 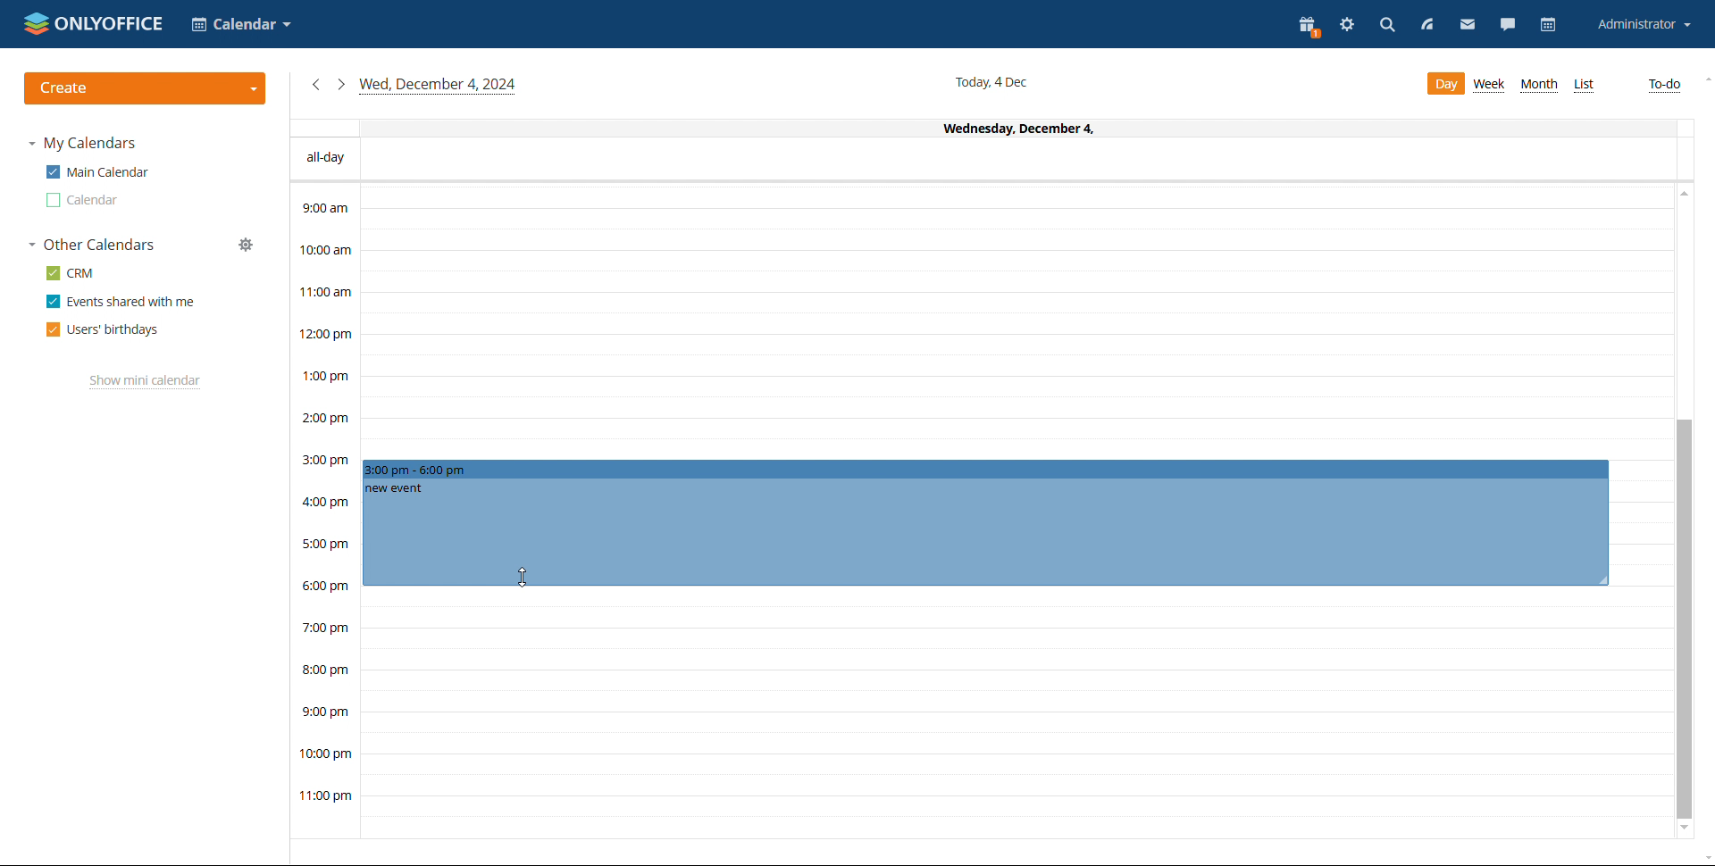 I want to click on all-day events, so click(x=983, y=160).